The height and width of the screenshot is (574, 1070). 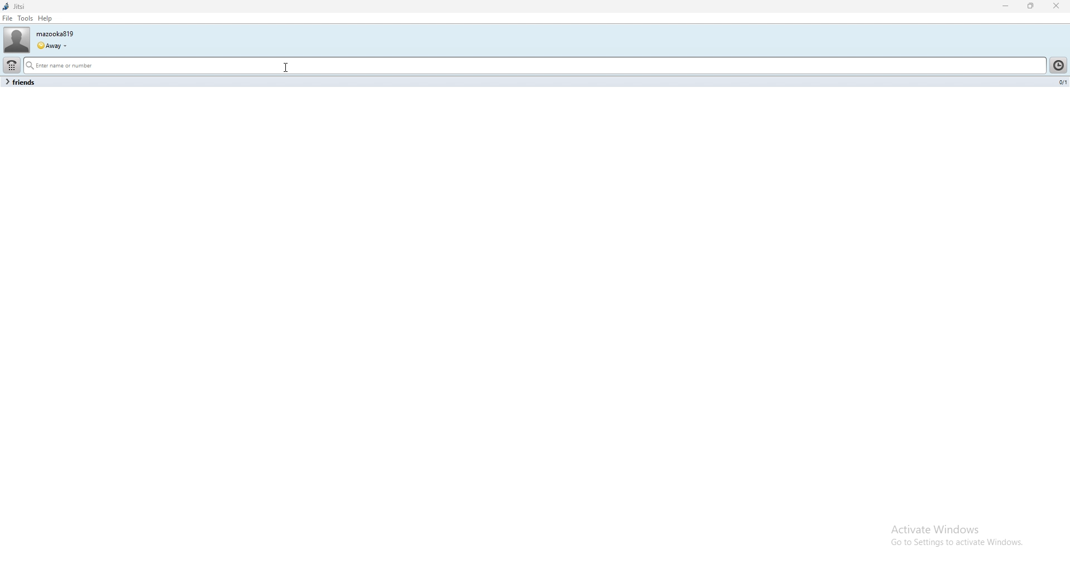 I want to click on jitsi, so click(x=35, y=6).